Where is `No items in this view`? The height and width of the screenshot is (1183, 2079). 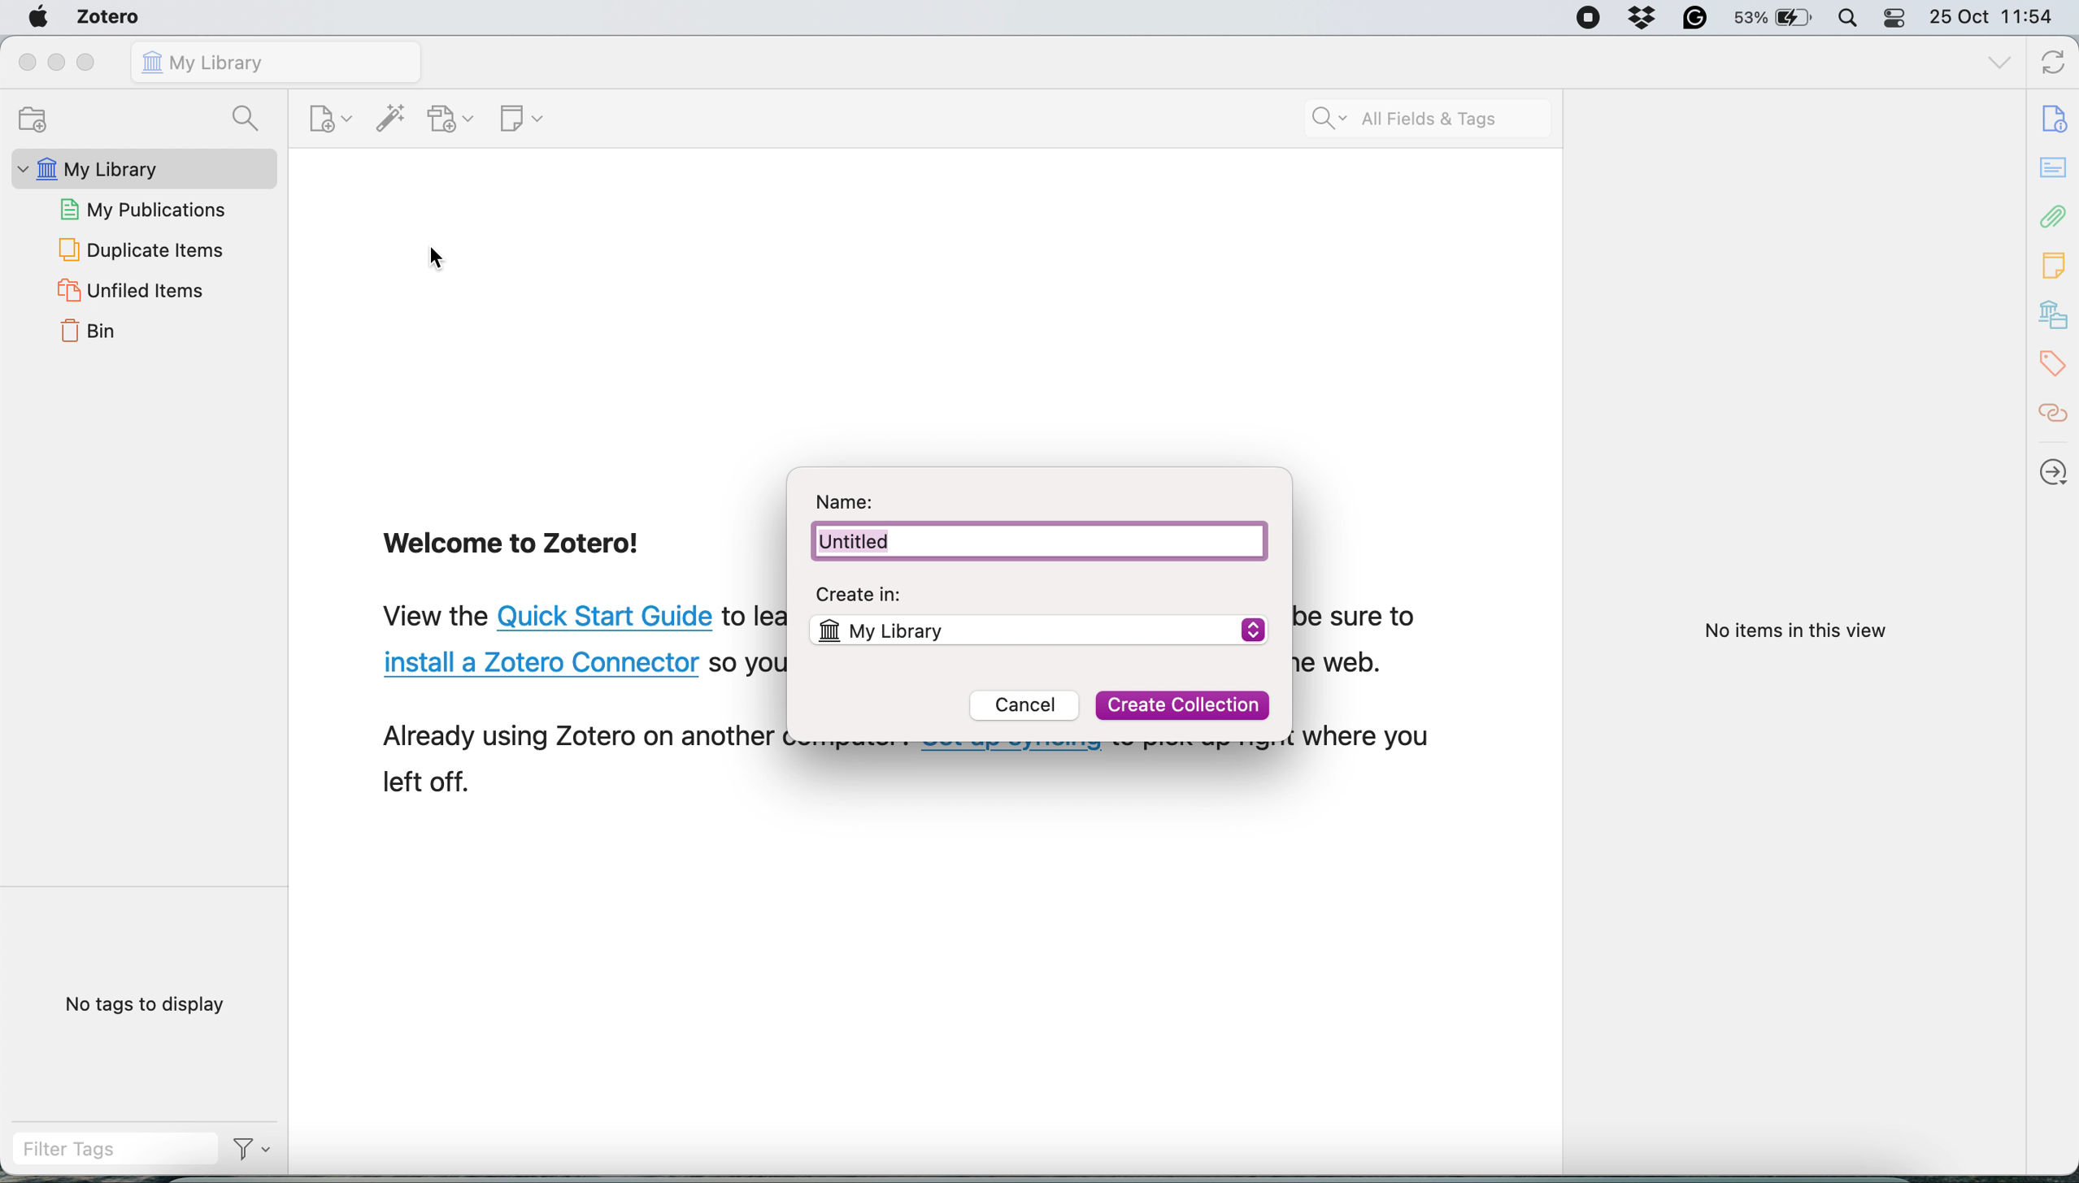
No items in this view is located at coordinates (1792, 631).